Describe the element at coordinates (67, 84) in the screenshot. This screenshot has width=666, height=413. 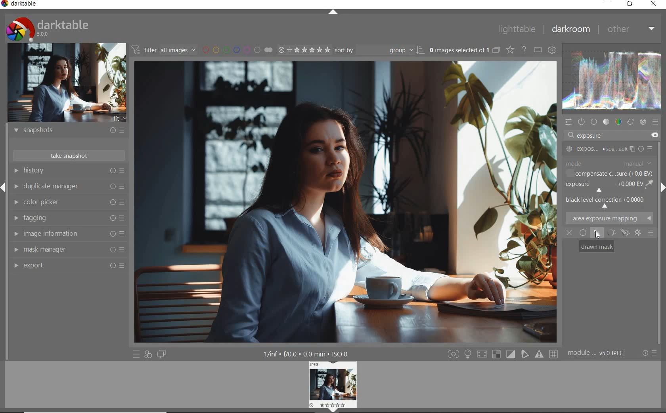
I see `image preview` at that location.